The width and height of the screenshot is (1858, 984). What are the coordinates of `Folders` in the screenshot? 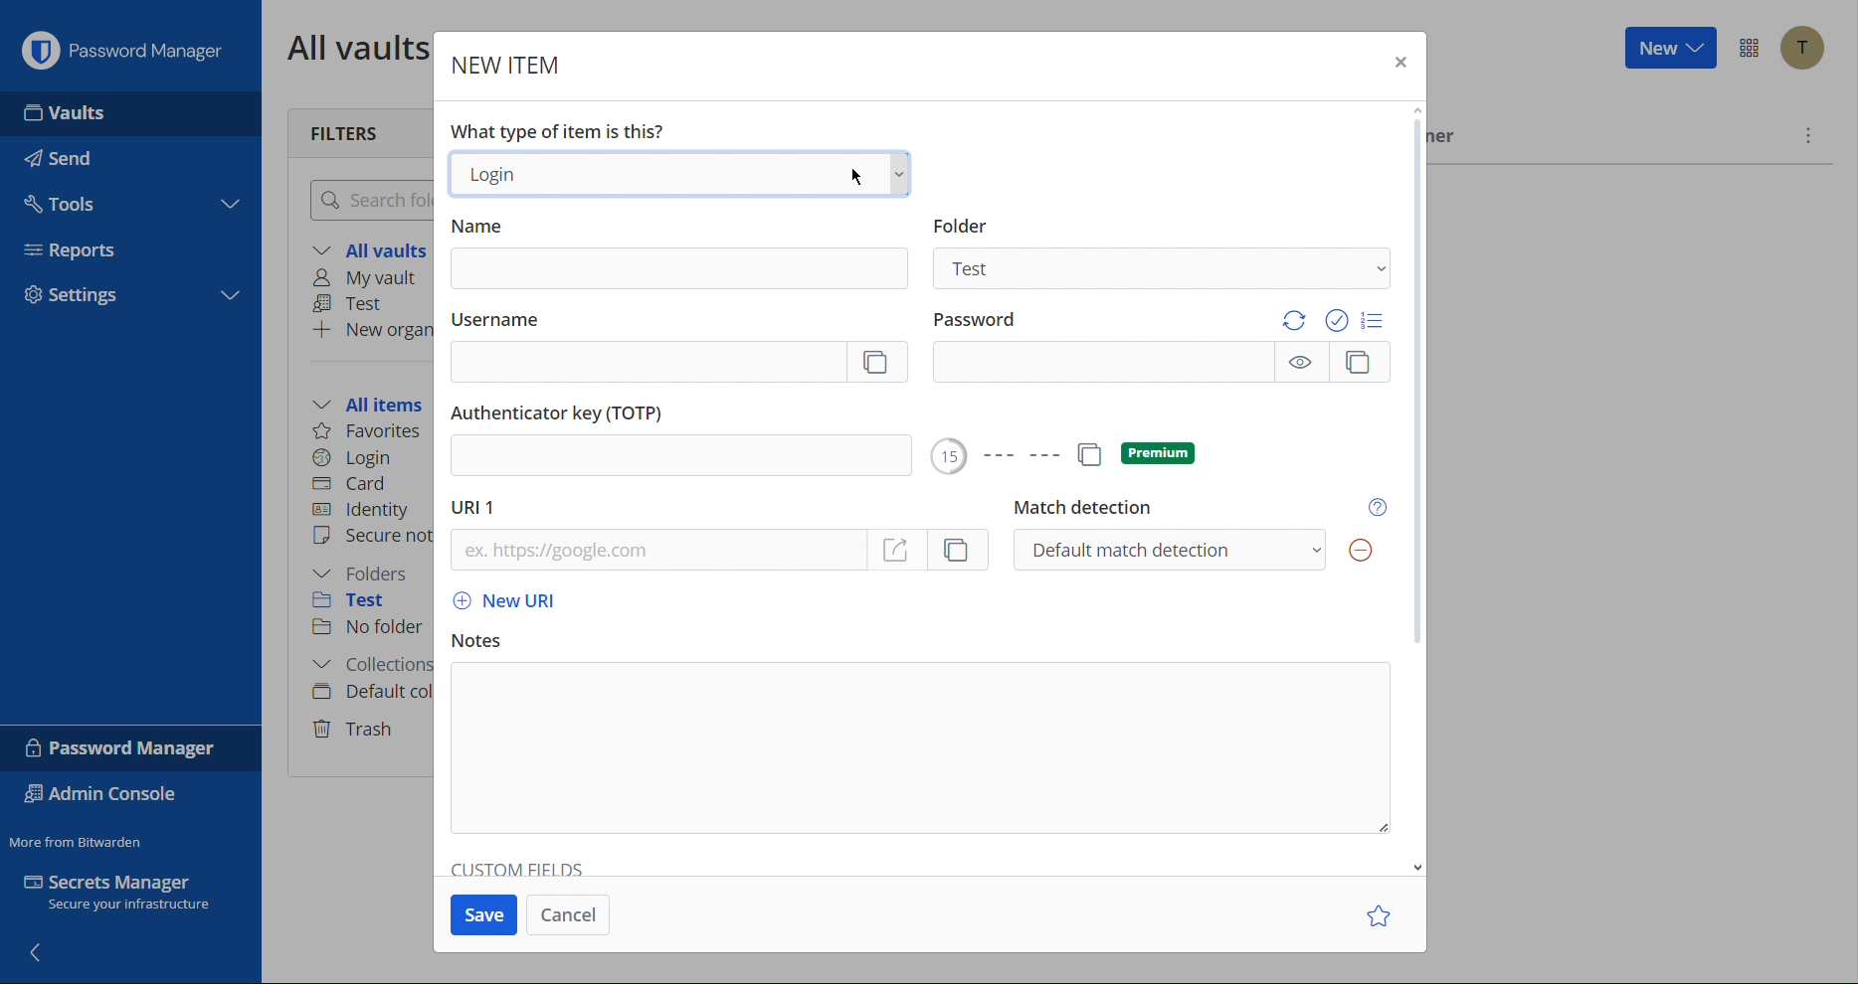 It's located at (365, 574).